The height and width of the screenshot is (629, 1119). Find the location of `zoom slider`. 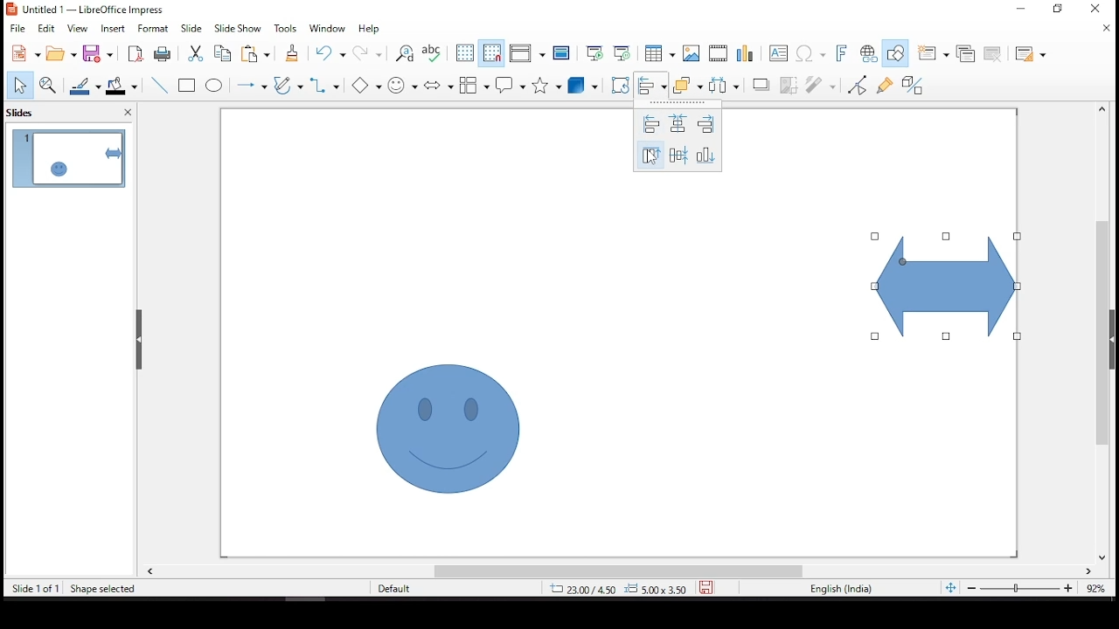

zoom slider is located at coordinates (1018, 590).